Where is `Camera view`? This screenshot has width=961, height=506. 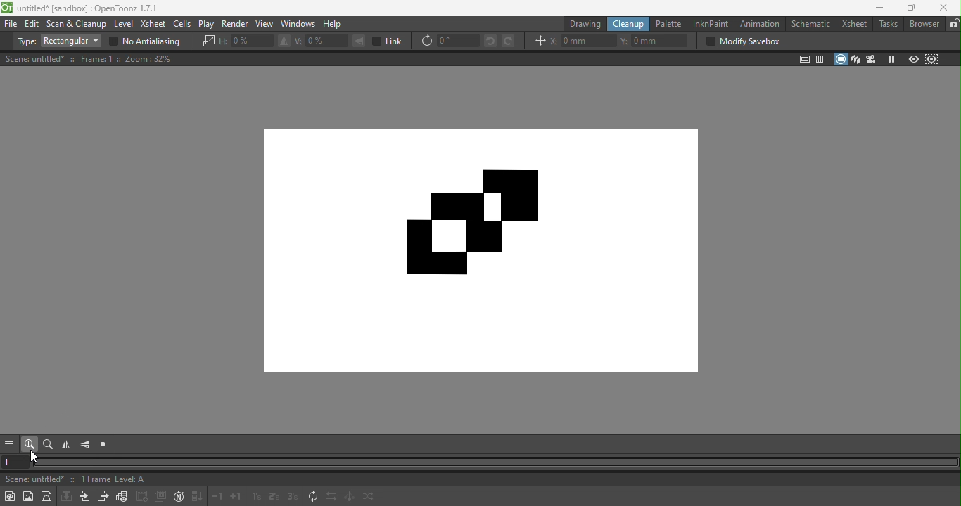 Camera view is located at coordinates (871, 59).